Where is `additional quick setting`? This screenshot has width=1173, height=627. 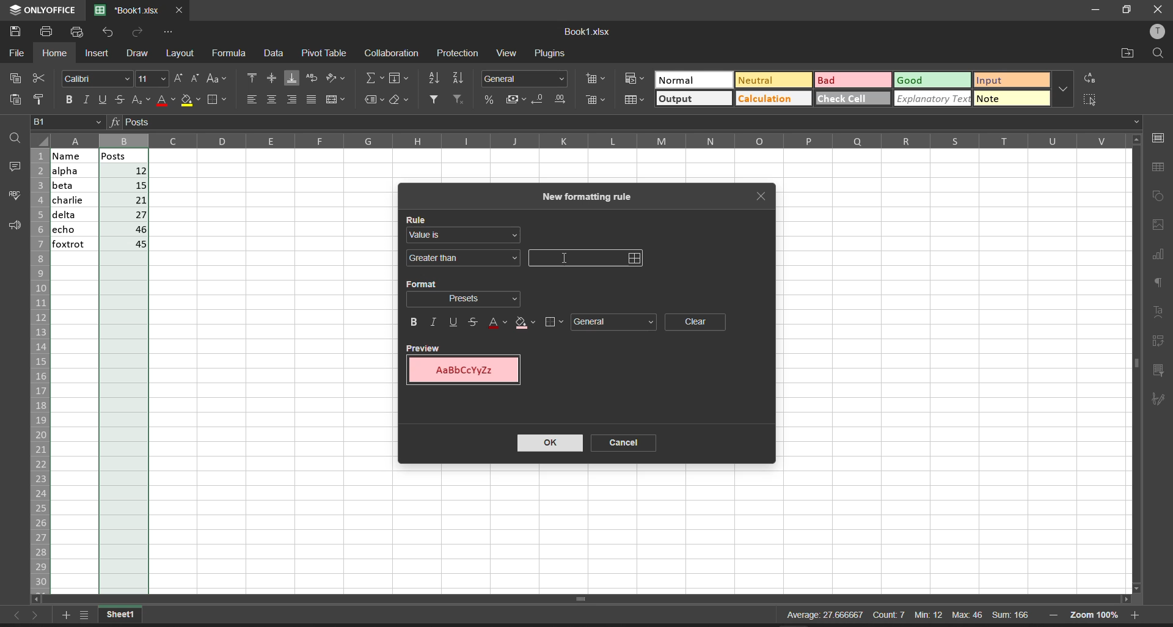 additional quick setting is located at coordinates (1062, 84).